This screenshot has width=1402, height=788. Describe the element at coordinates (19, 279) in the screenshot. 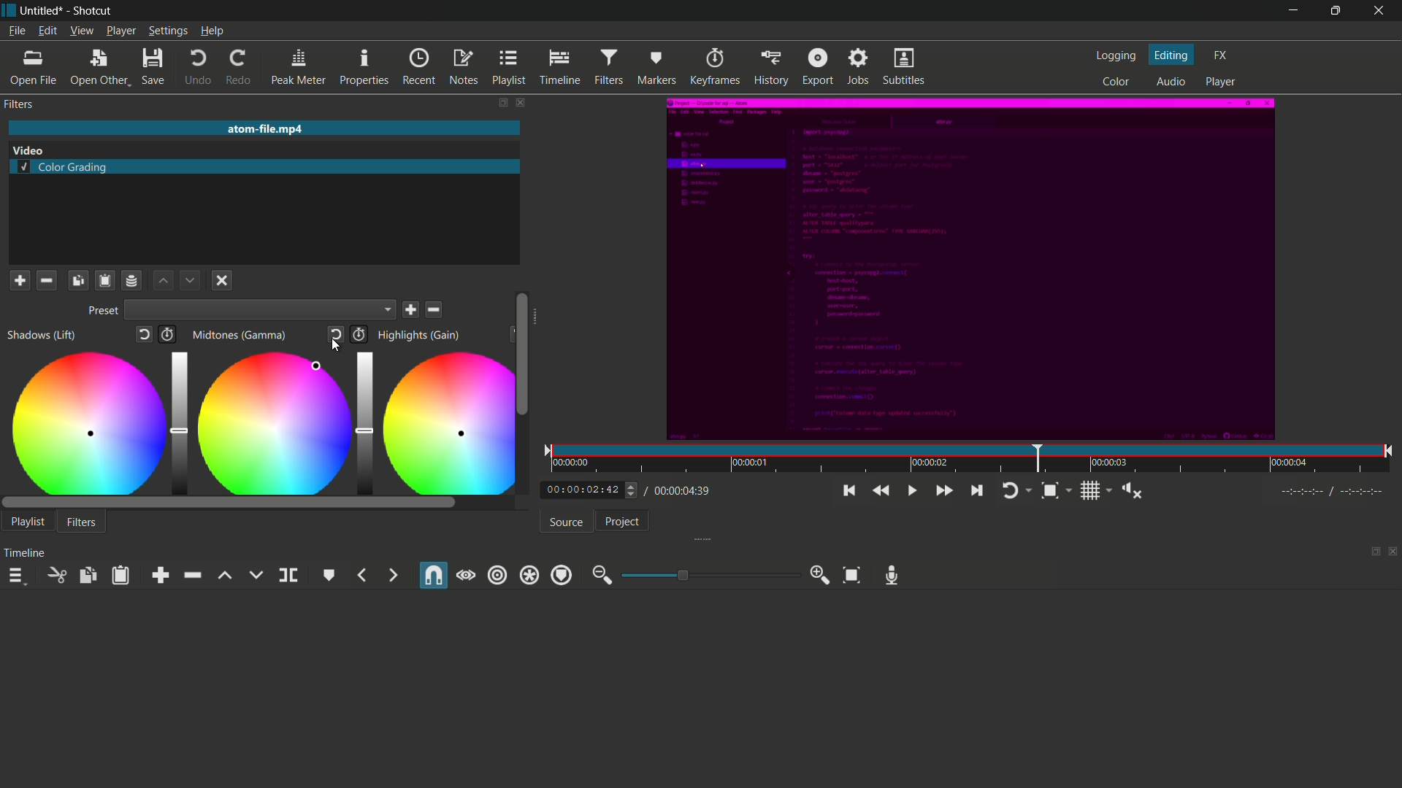

I see `Add` at that location.